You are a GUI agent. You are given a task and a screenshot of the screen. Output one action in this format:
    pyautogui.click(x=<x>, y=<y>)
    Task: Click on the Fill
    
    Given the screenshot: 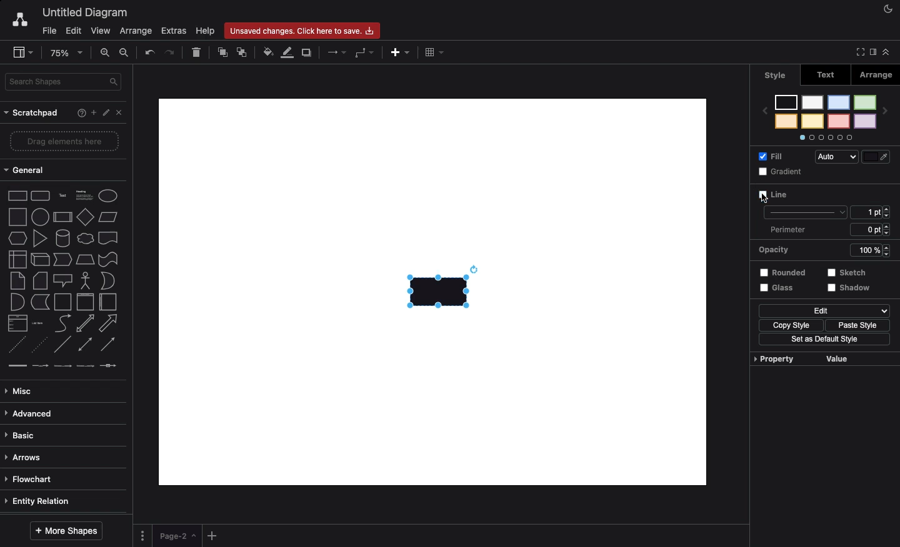 What is the action you would take?
    pyautogui.click(x=878, y=156)
    